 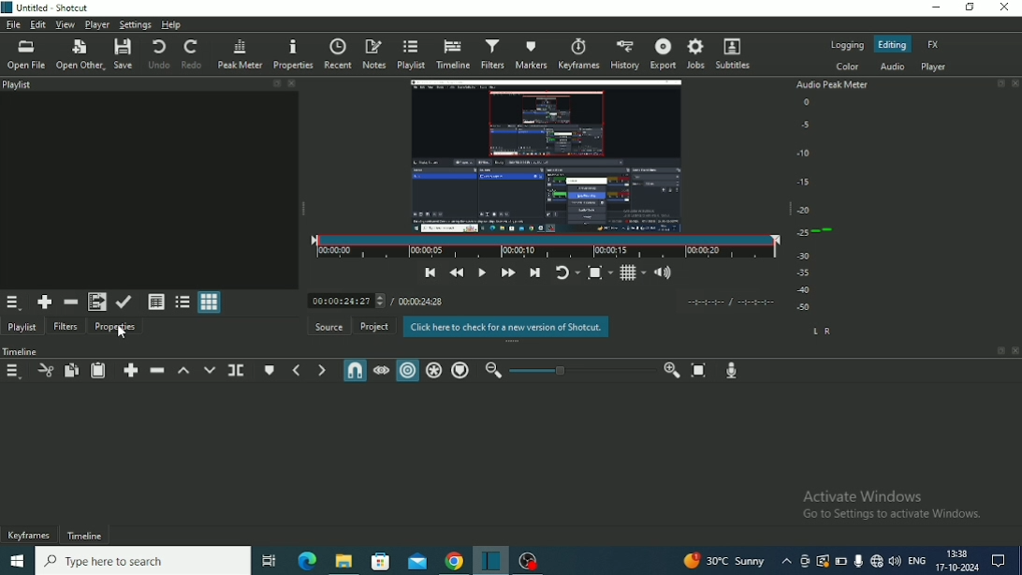 I want to click on Record audio, so click(x=731, y=371).